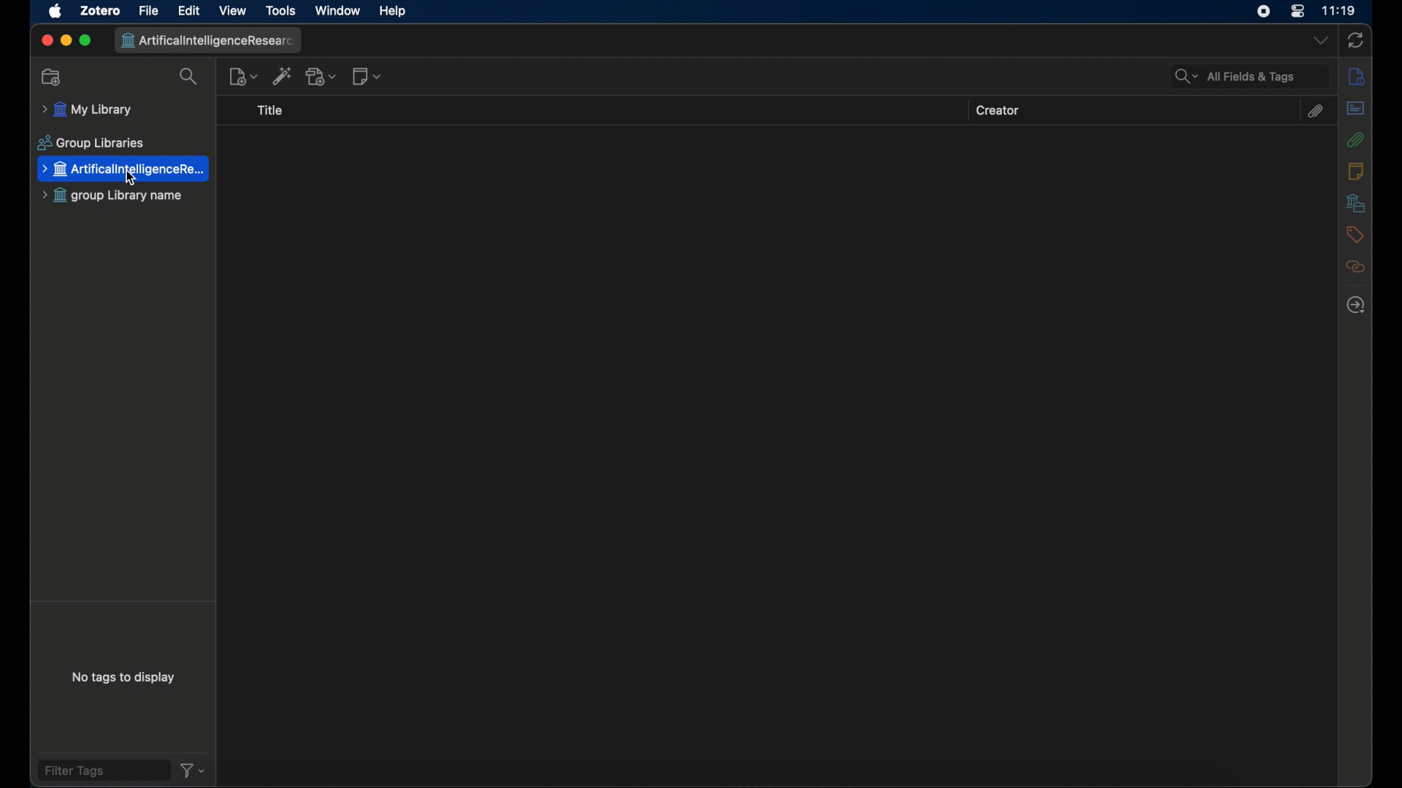 The image size is (1402, 788). I want to click on help, so click(392, 12).